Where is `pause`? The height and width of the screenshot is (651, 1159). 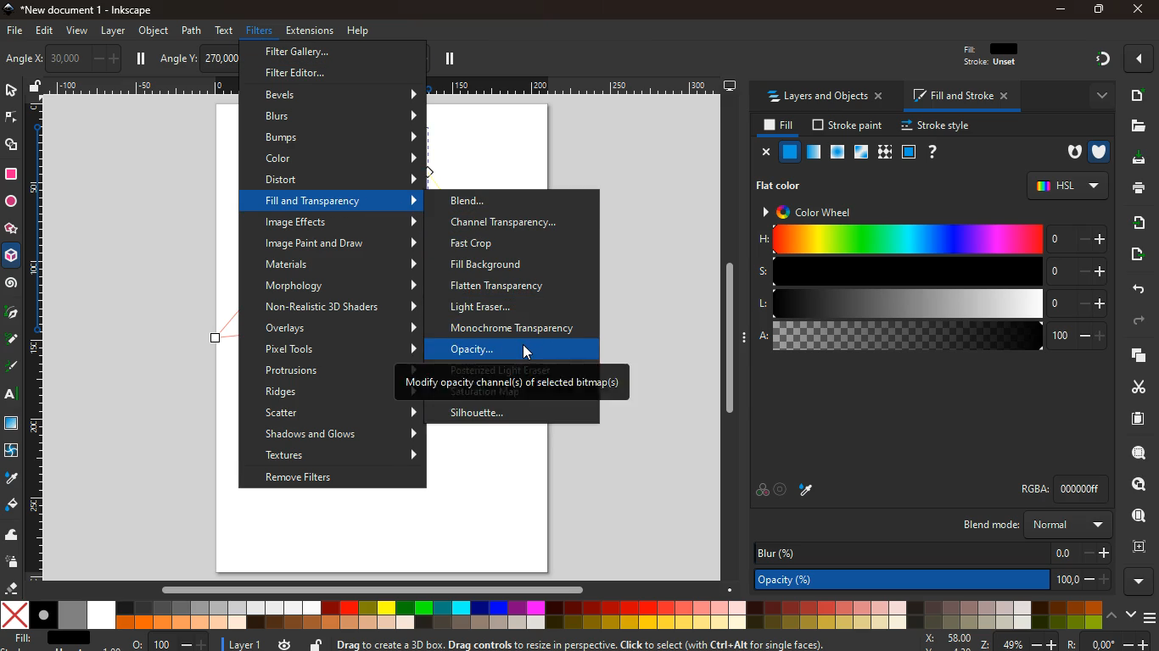 pause is located at coordinates (143, 58).